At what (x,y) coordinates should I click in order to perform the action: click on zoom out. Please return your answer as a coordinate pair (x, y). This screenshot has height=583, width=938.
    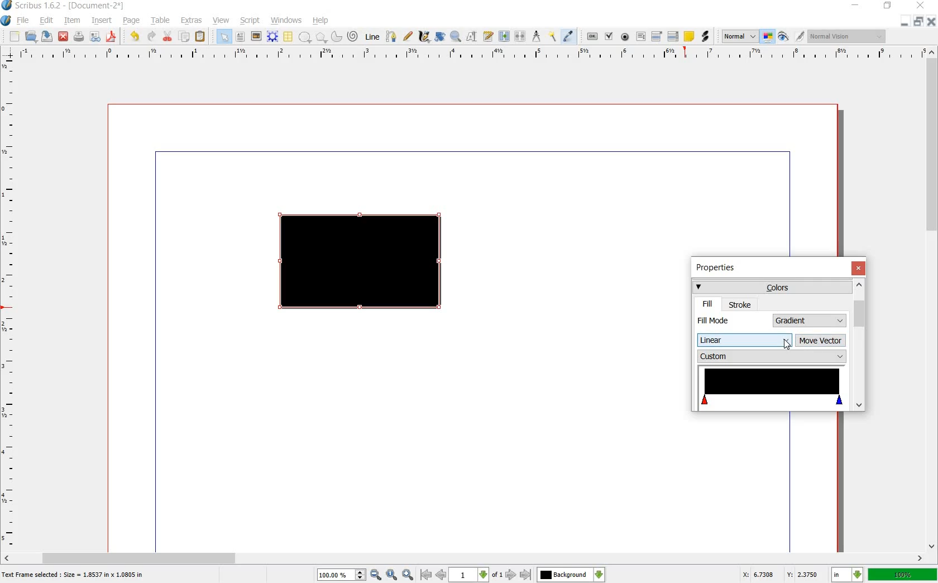
    Looking at the image, I should click on (376, 575).